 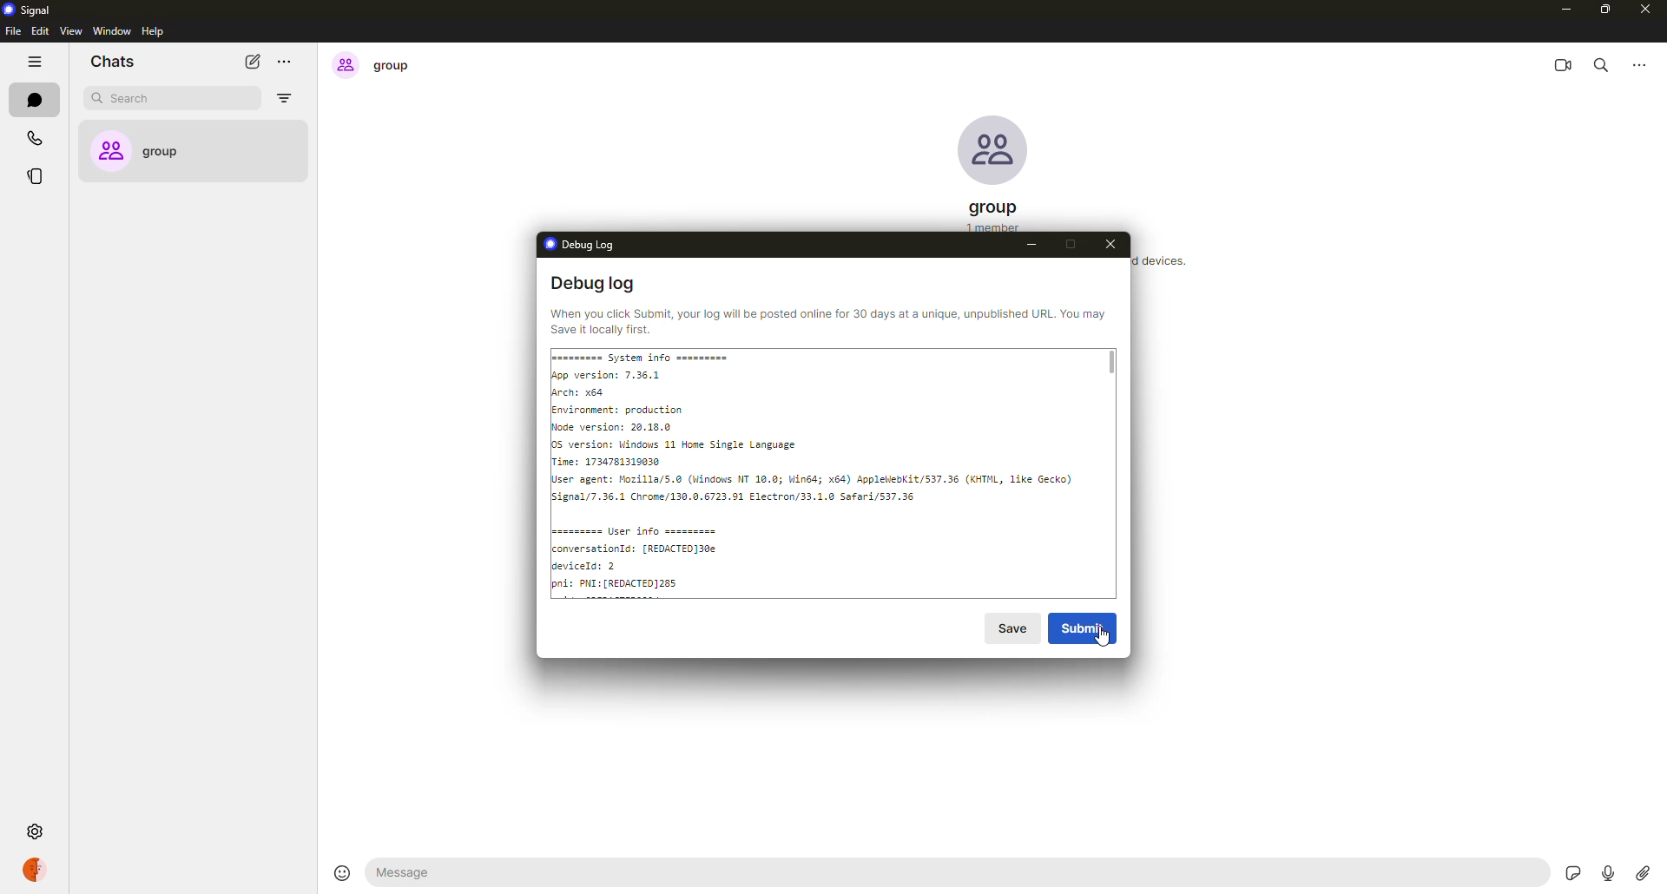 What do you see at coordinates (136, 100) in the screenshot?
I see `search` at bounding box center [136, 100].